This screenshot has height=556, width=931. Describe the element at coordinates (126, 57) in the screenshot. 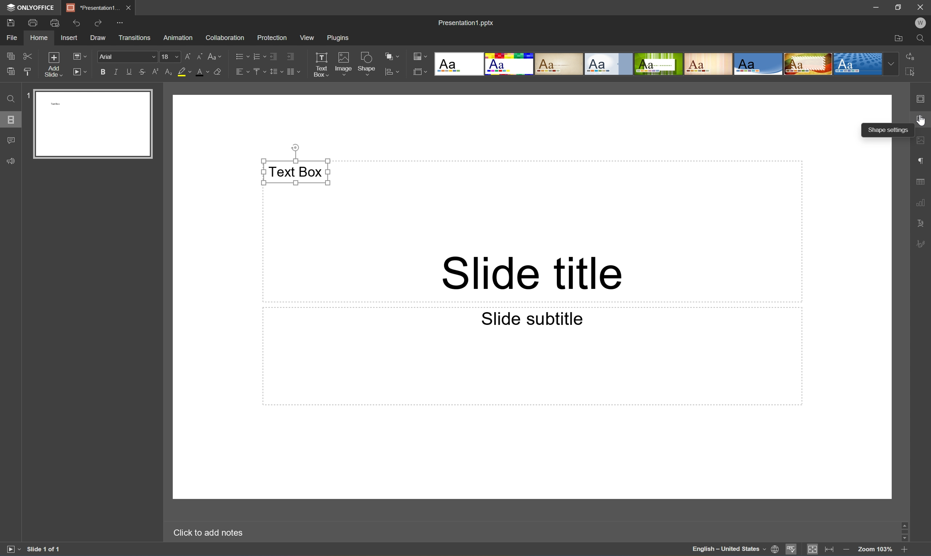

I see `Font` at that location.